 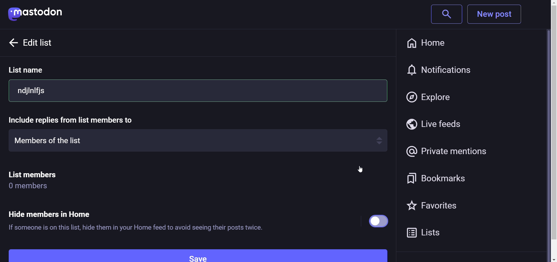 What do you see at coordinates (198, 254) in the screenshot?
I see `Save` at bounding box center [198, 254].